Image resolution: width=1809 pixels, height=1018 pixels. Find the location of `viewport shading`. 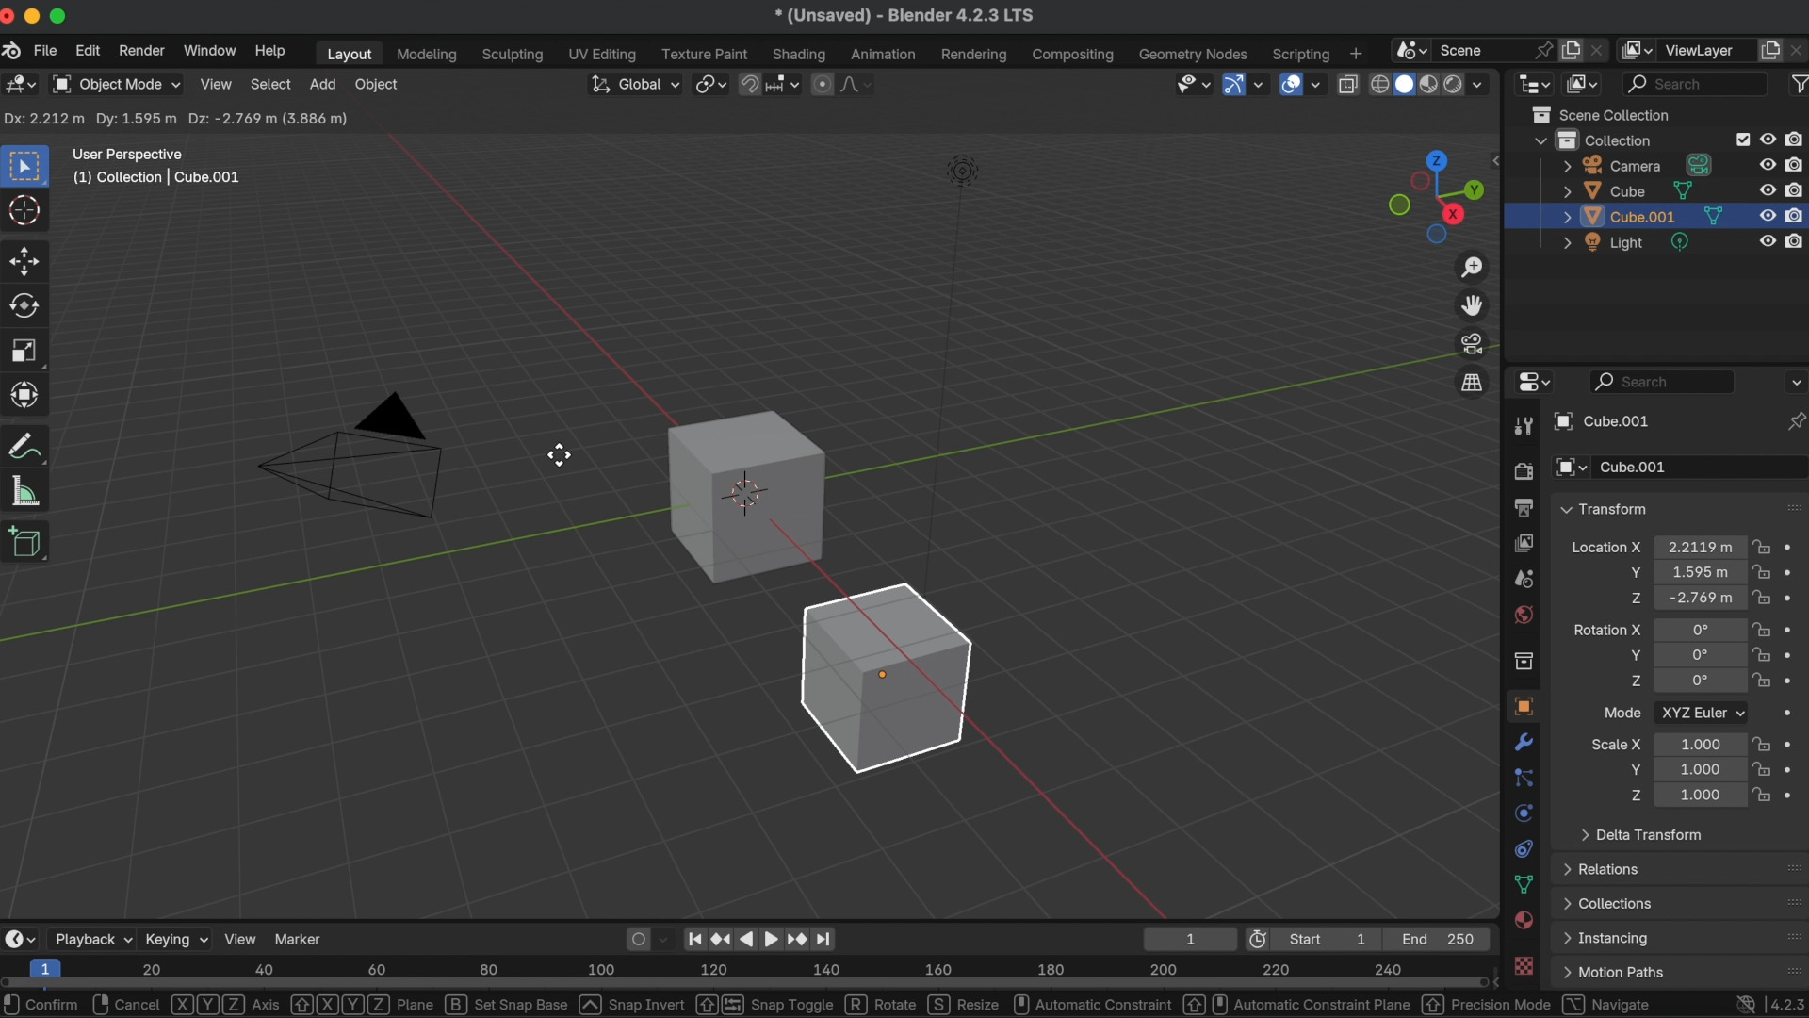

viewport shading is located at coordinates (1452, 86).